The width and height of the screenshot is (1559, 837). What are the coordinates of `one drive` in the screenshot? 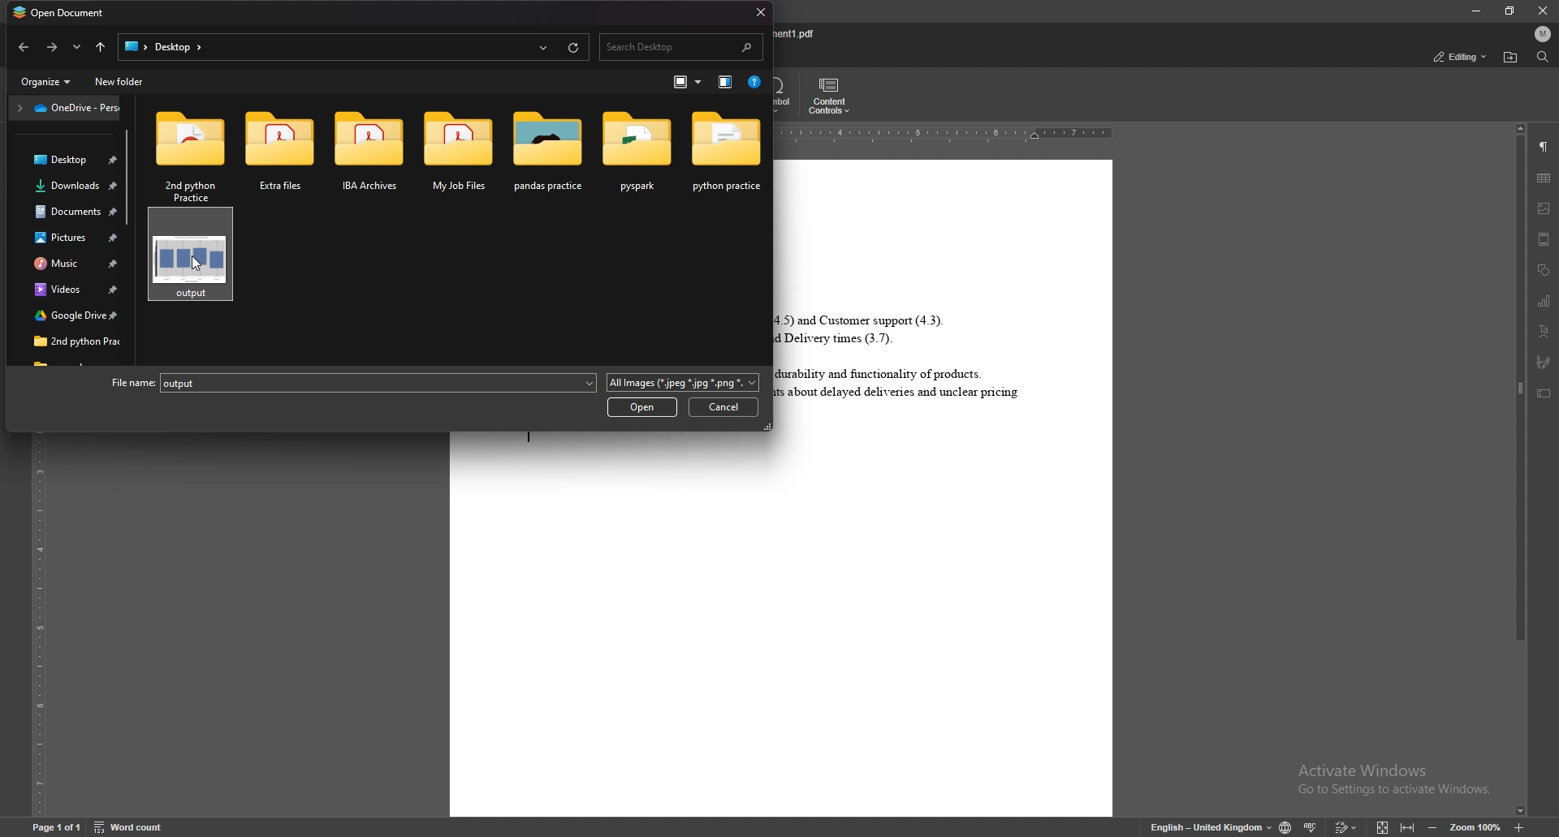 It's located at (65, 110).